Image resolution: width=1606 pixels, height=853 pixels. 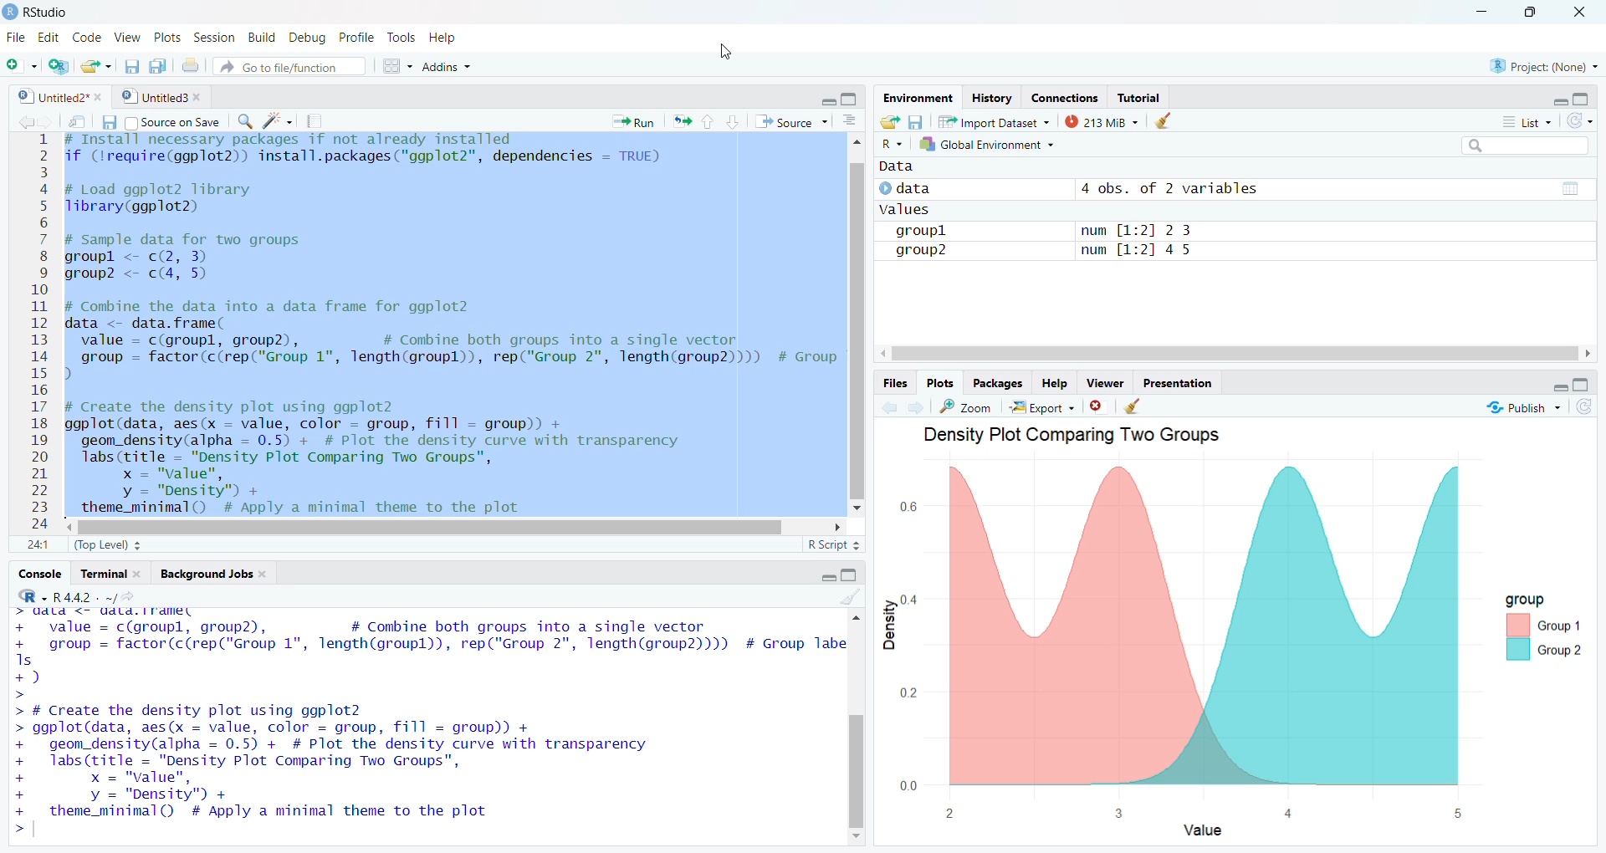 What do you see at coordinates (76, 121) in the screenshot?
I see `send file` at bounding box center [76, 121].